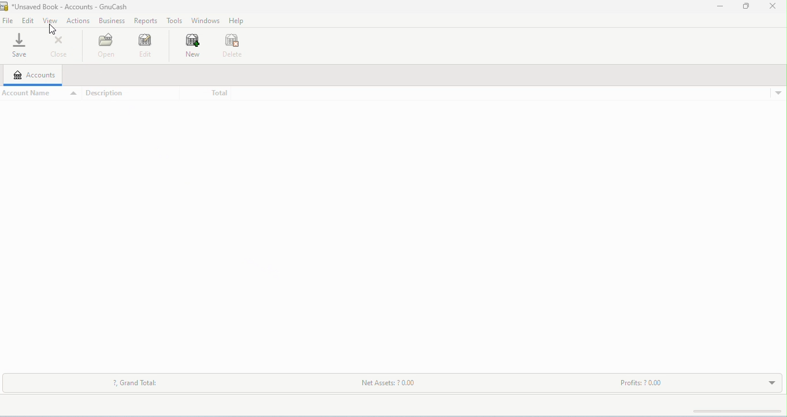 This screenshot has height=417, width=787. What do you see at coordinates (146, 20) in the screenshot?
I see `reports` at bounding box center [146, 20].